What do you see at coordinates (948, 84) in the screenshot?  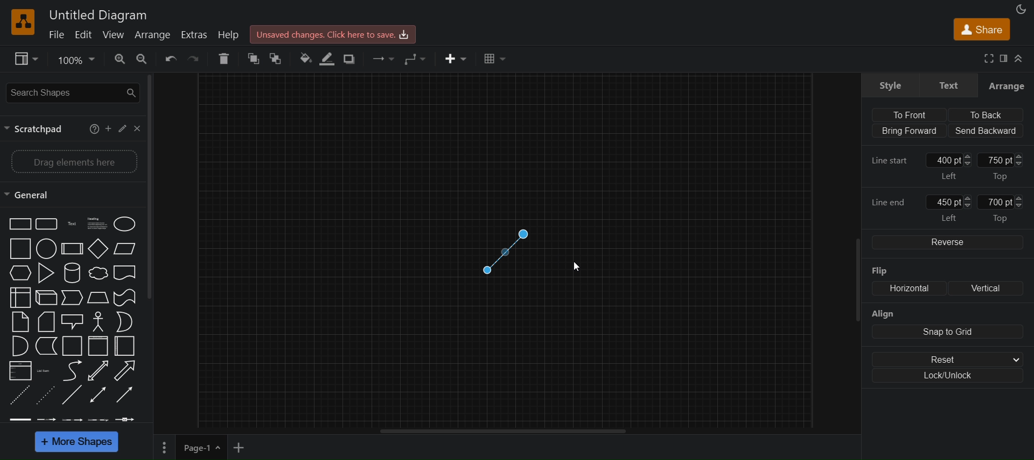 I see `text` at bounding box center [948, 84].